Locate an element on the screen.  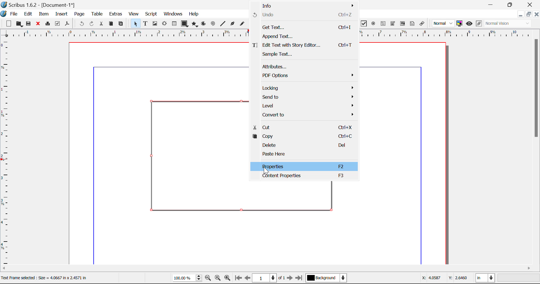
Get Text is located at coordinates (304, 27).